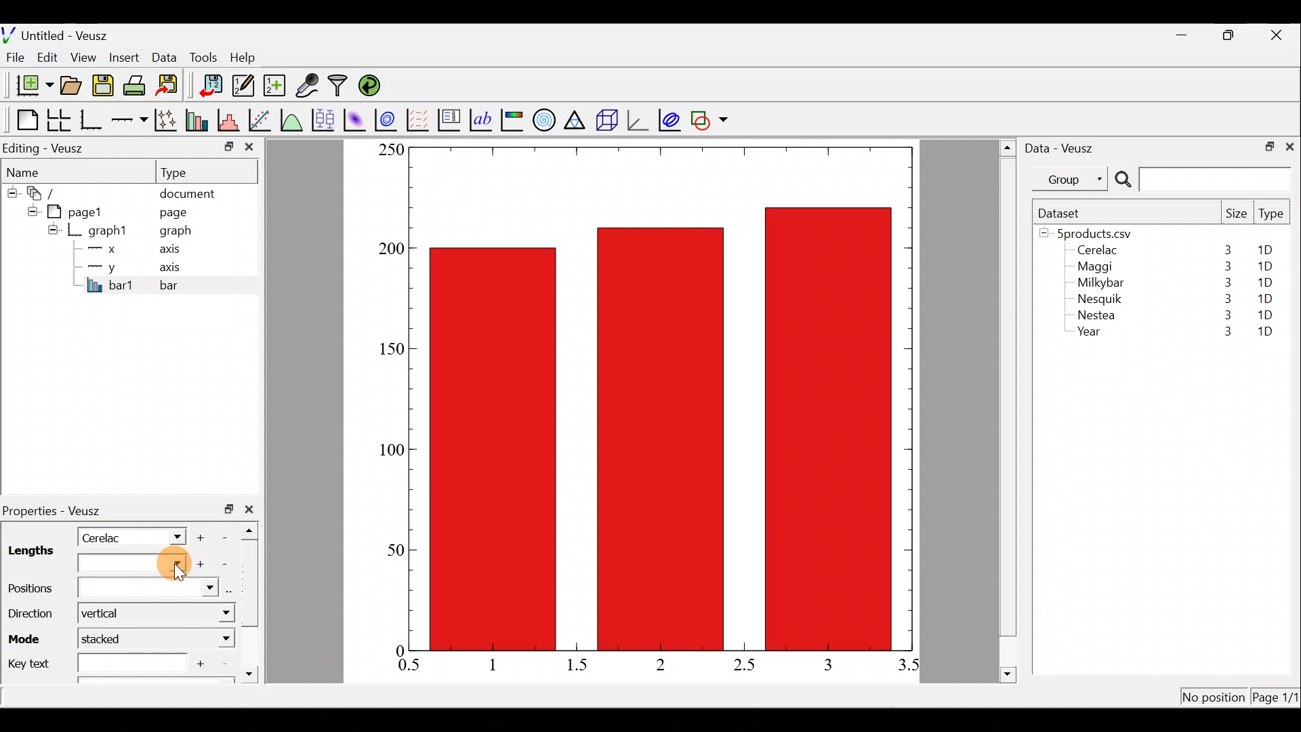 This screenshot has height=732, width=1301. I want to click on Open a document, so click(73, 87).